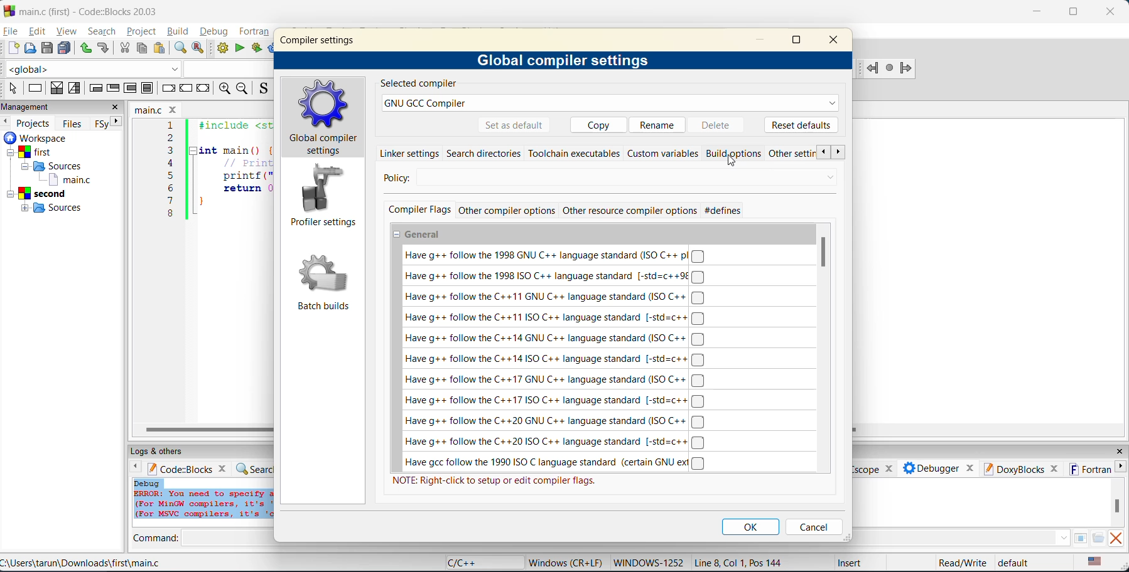 This screenshot has width=1129, height=572. Describe the element at coordinates (553, 318) in the screenshot. I see `Have g++ follow the C++111SO C++ language standard [-std=c++` at that location.